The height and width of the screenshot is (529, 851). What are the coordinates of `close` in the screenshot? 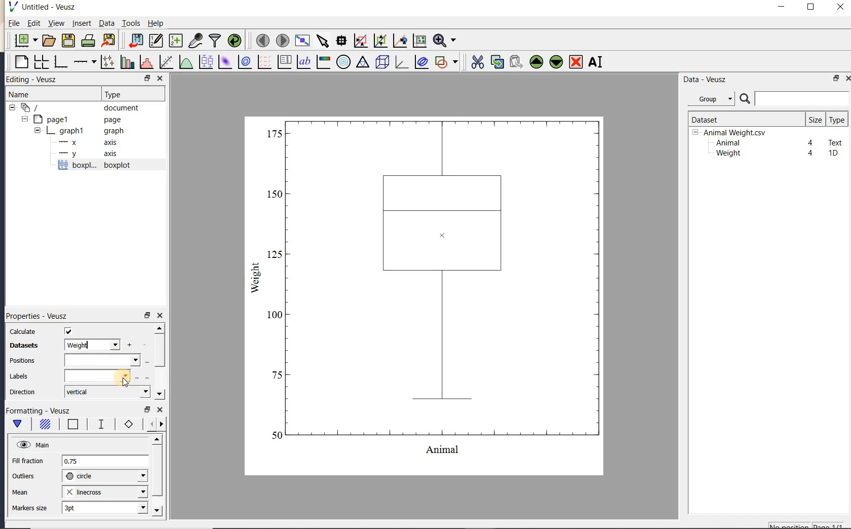 It's located at (840, 8).